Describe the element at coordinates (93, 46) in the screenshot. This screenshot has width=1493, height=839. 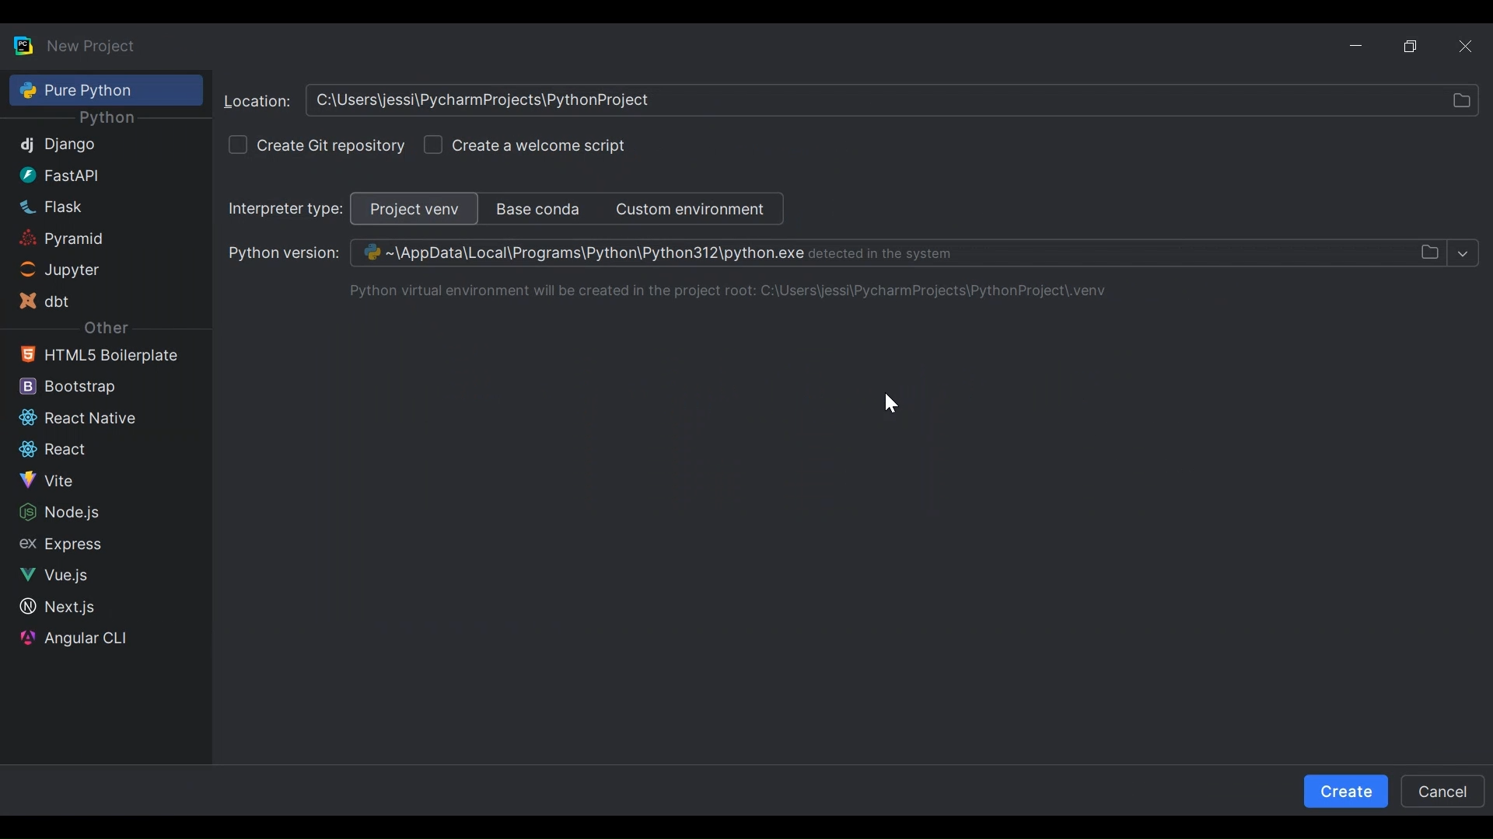
I see `New Project` at that location.